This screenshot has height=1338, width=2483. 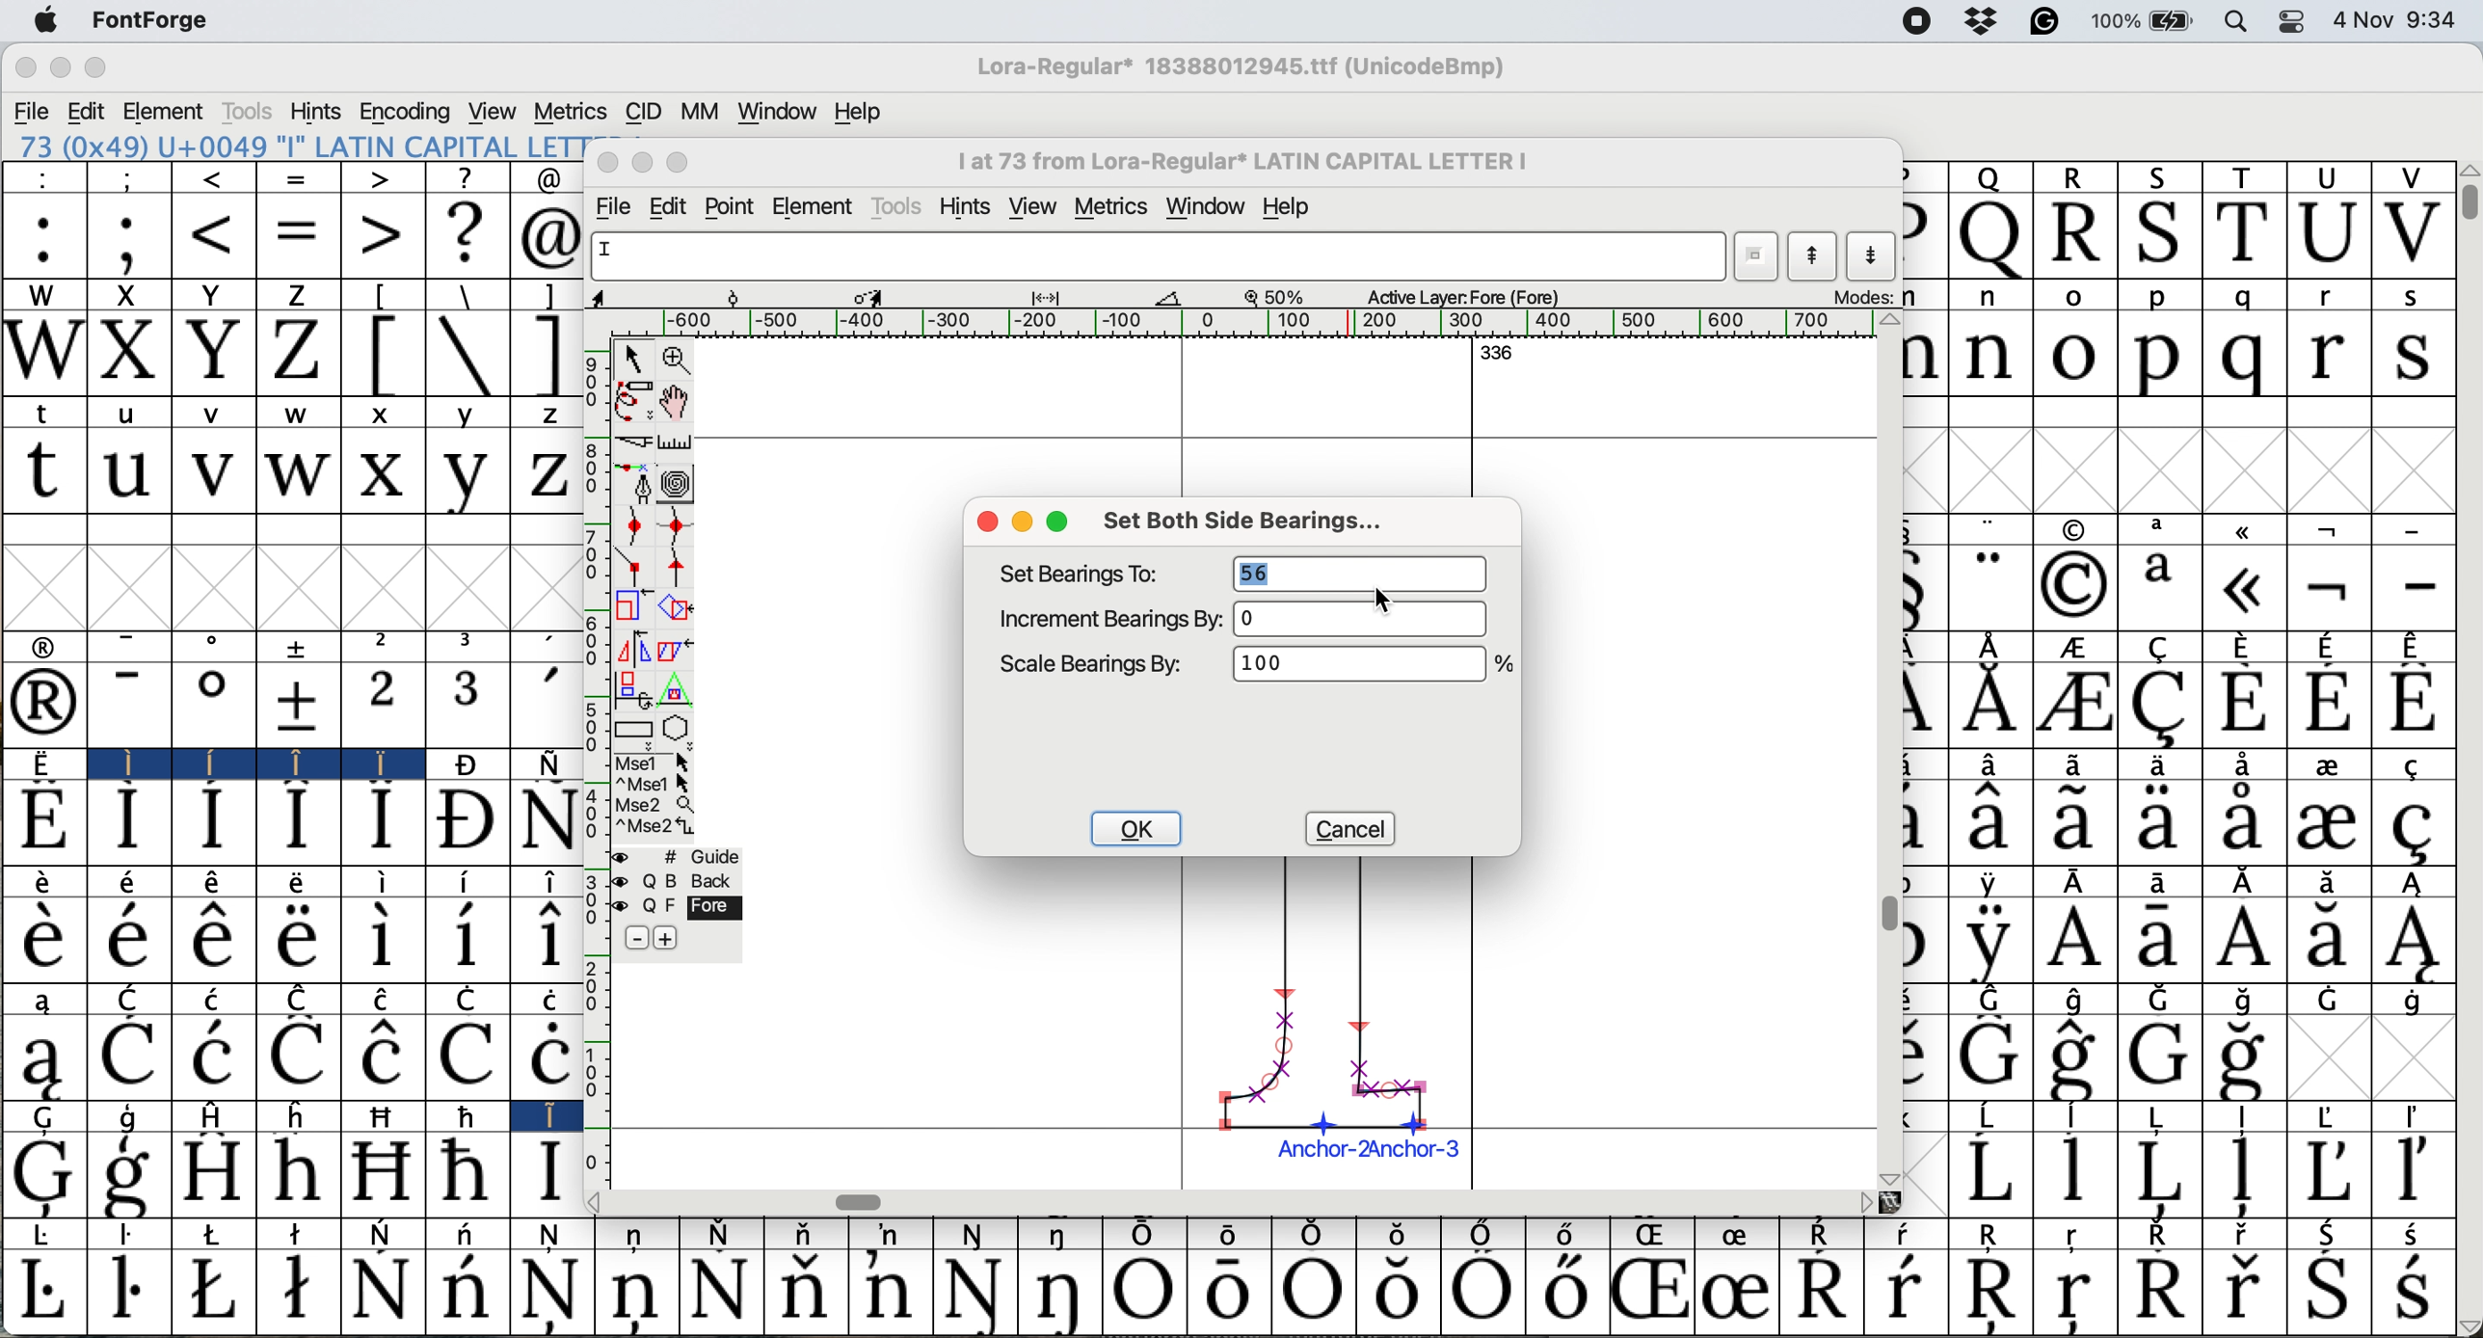 What do you see at coordinates (467, 414) in the screenshot?
I see `y` at bounding box center [467, 414].